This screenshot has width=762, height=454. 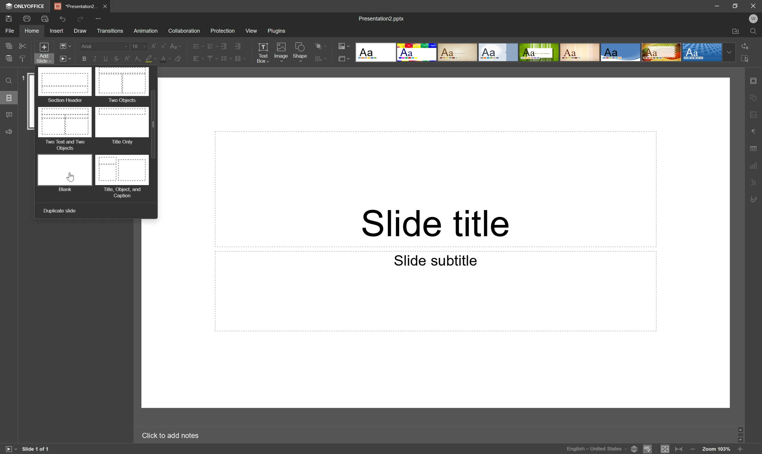 I want to click on Italic, so click(x=94, y=59).